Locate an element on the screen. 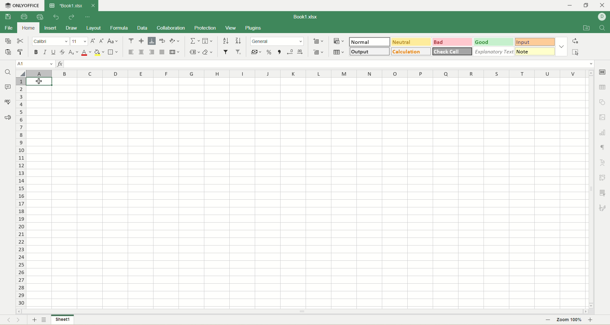 This screenshot has height=325, width=610. insert function is located at coordinates (60, 64).